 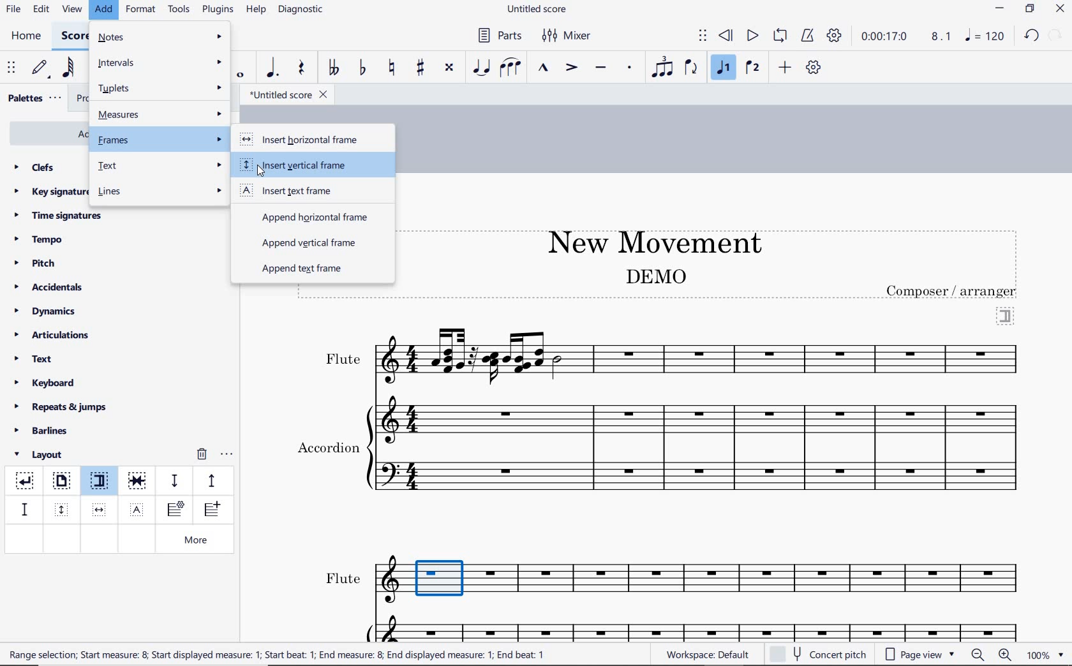 What do you see at coordinates (567, 36) in the screenshot?
I see `Mixer` at bounding box center [567, 36].